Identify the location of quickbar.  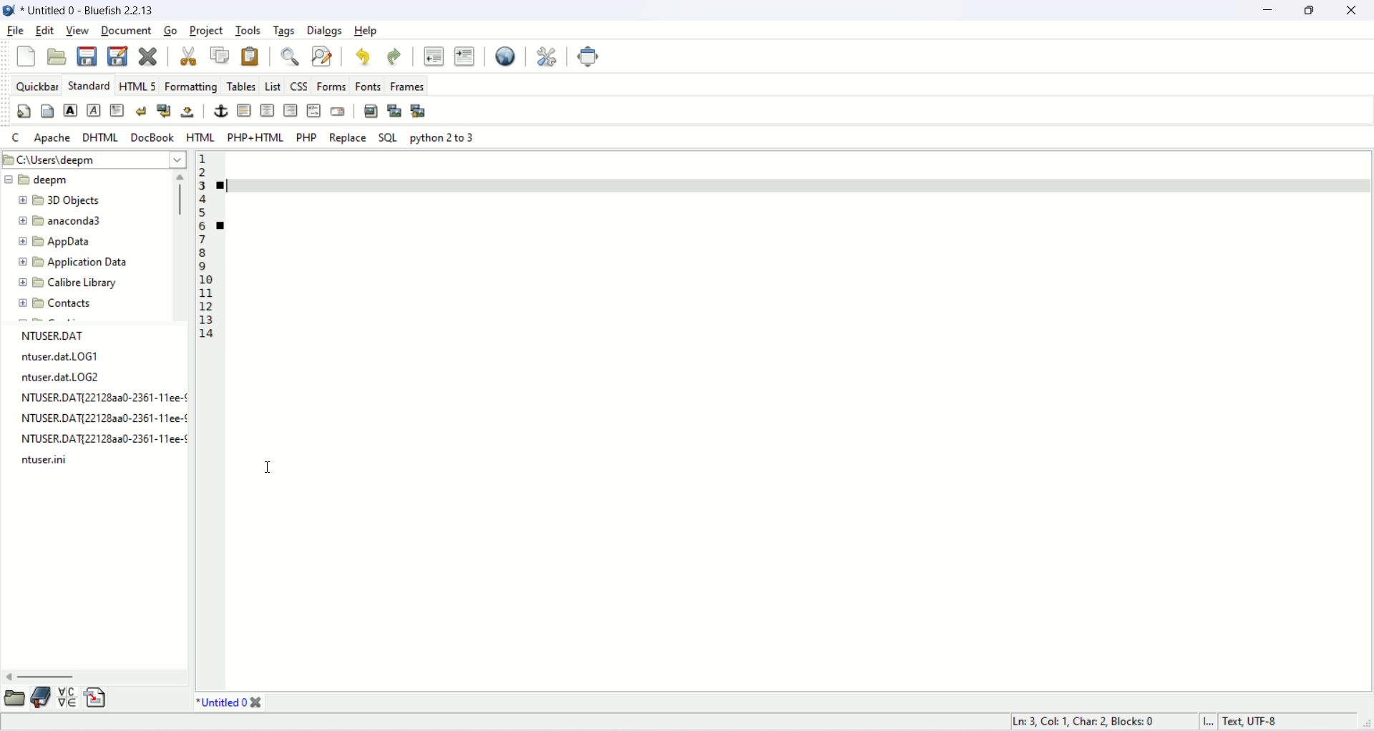
(34, 84).